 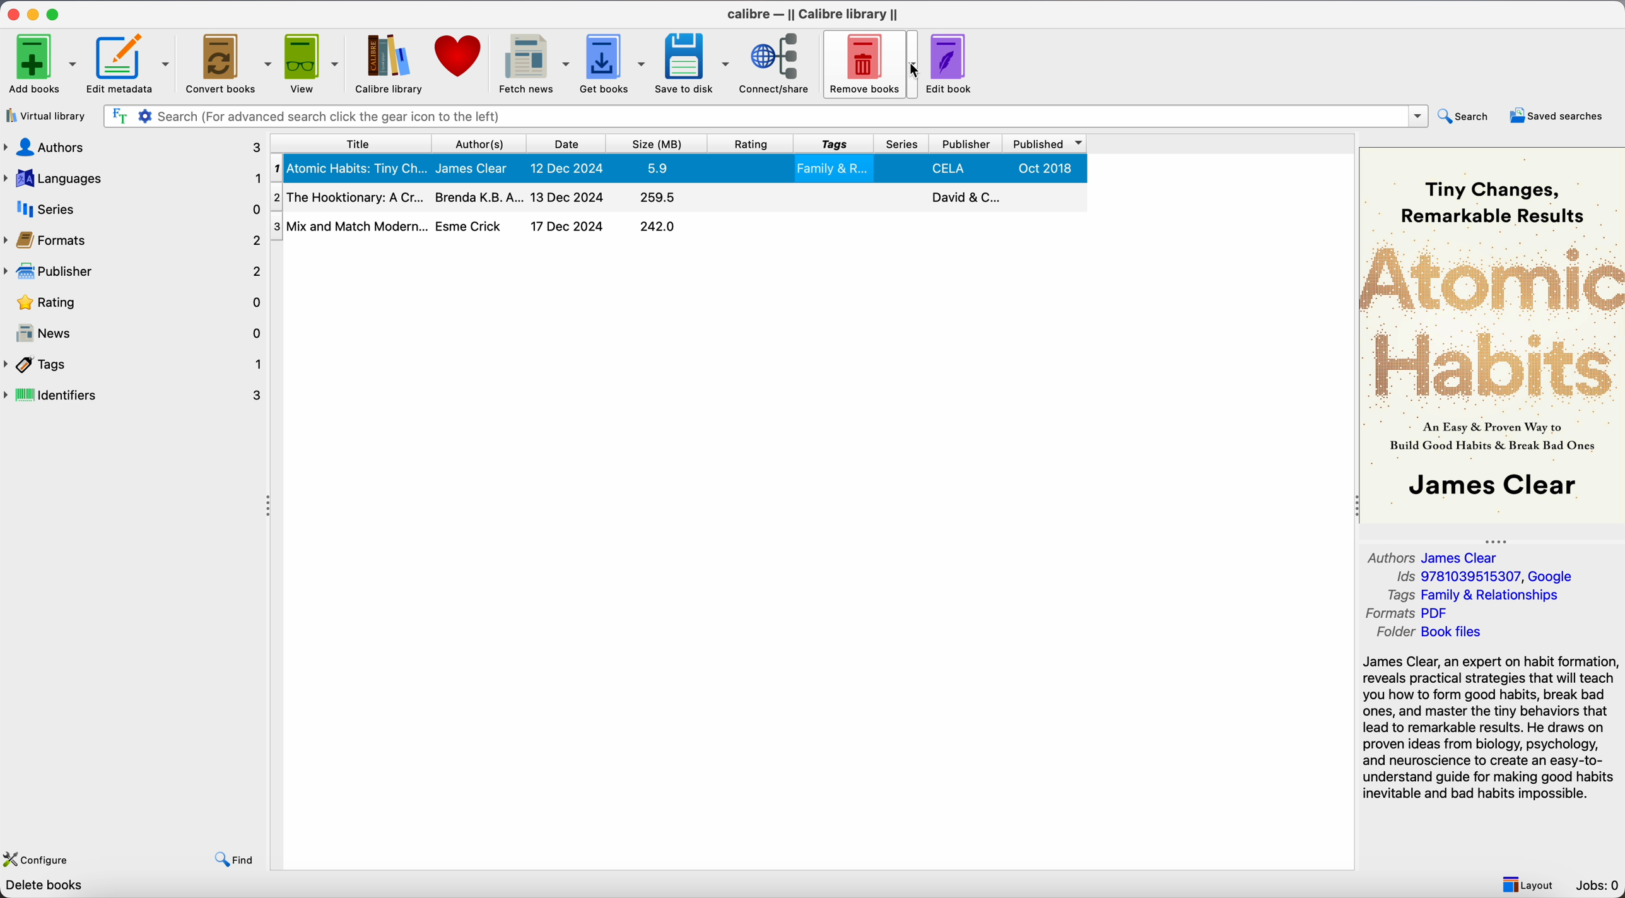 What do you see at coordinates (312, 63) in the screenshot?
I see `view` at bounding box center [312, 63].